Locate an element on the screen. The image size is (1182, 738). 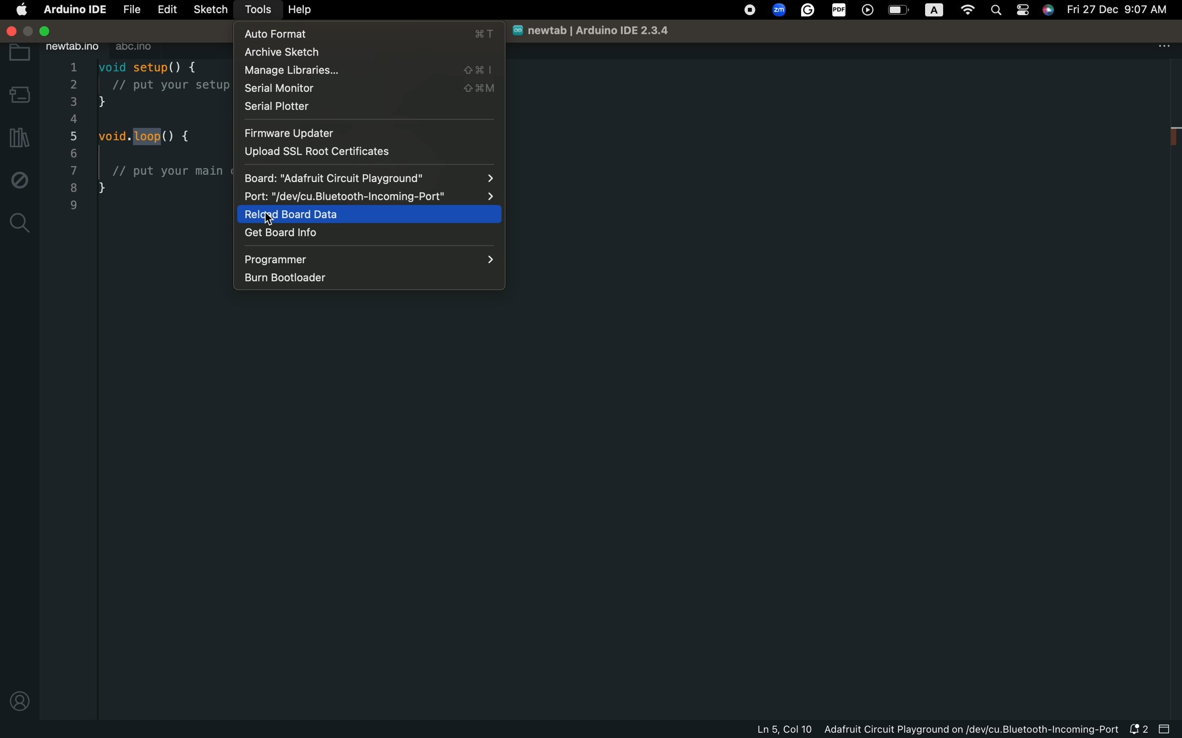
search is located at coordinates (19, 225).